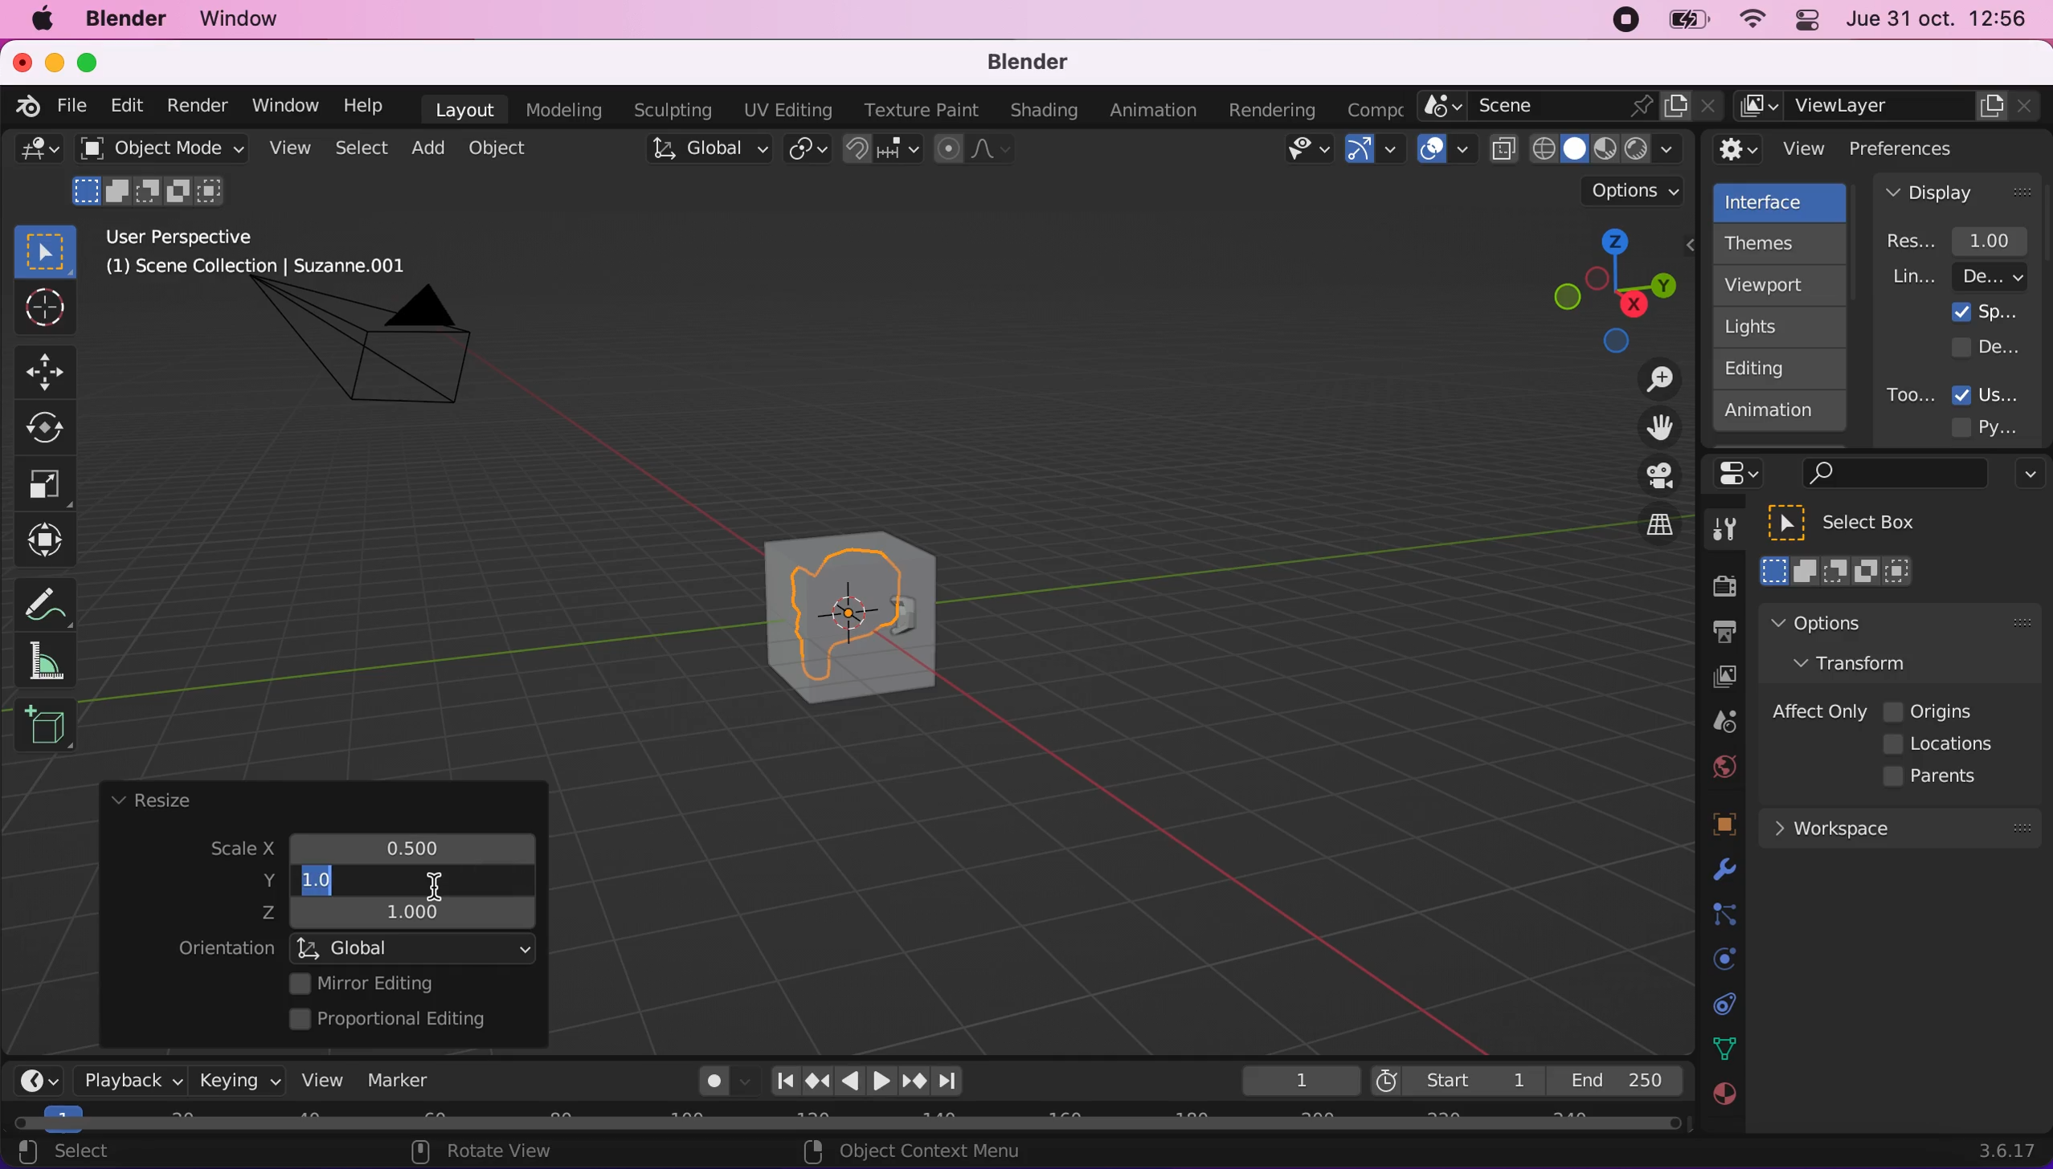 The width and height of the screenshot is (2053, 1169). I want to click on resolution scale, so click(1965, 240).